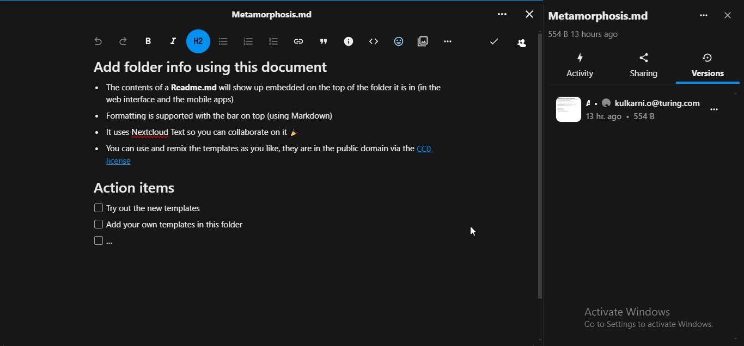 The width and height of the screenshot is (744, 346). Describe the element at coordinates (709, 65) in the screenshot. I see `versions` at that location.